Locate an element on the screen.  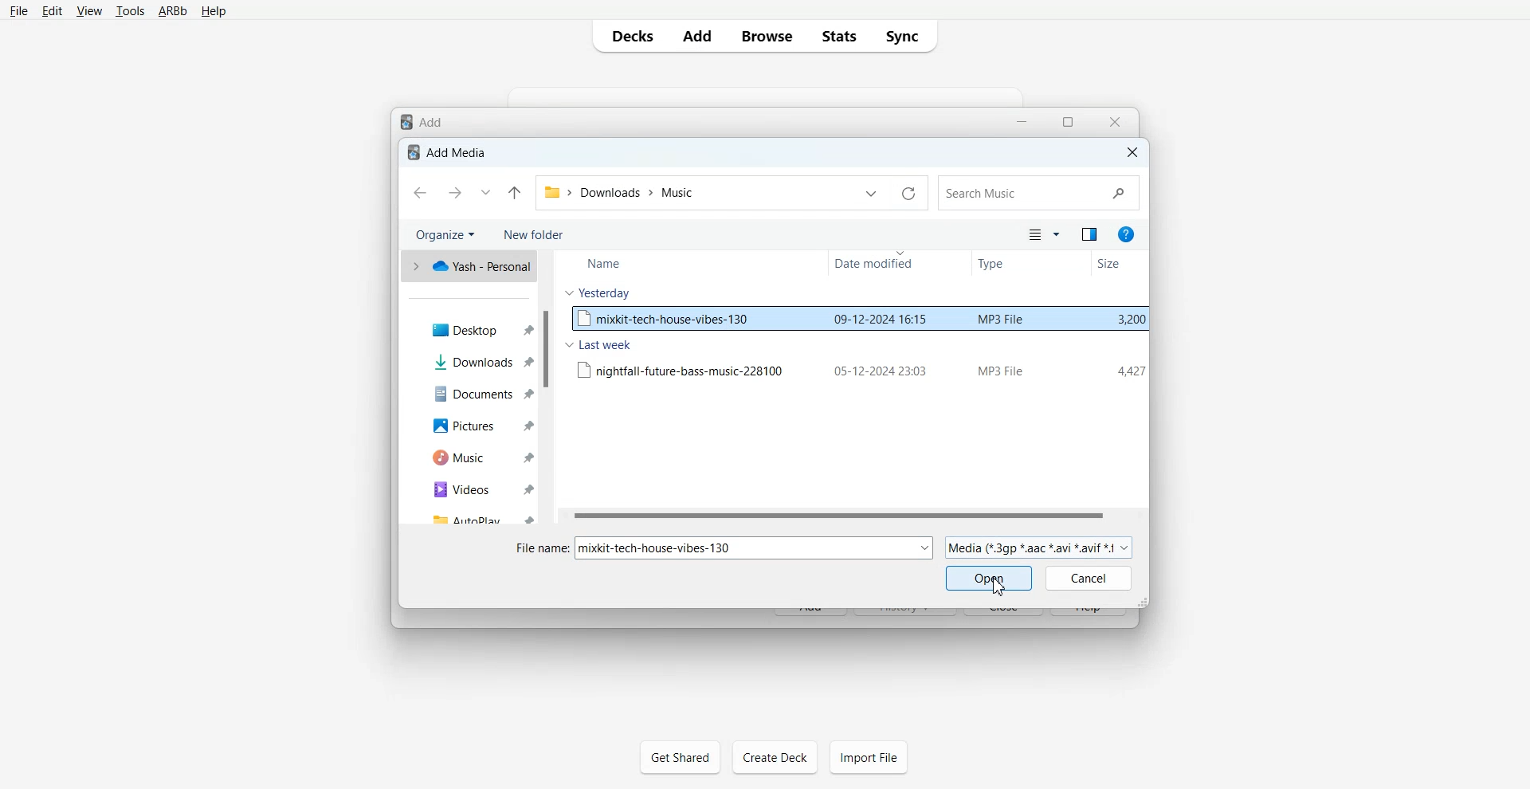
Close is located at coordinates (1113, 122).